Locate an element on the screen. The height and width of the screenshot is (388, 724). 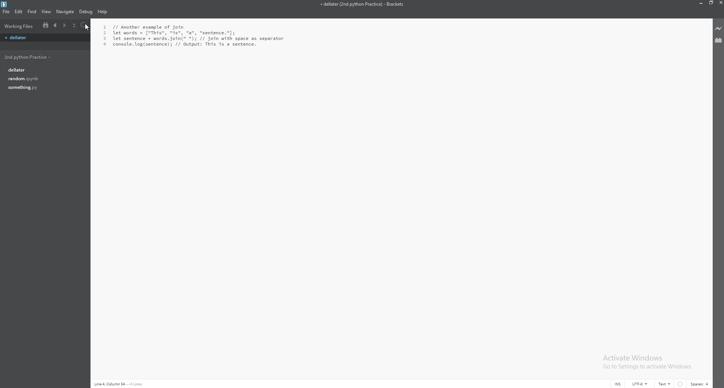
minimize is located at coordinates (701, 3).